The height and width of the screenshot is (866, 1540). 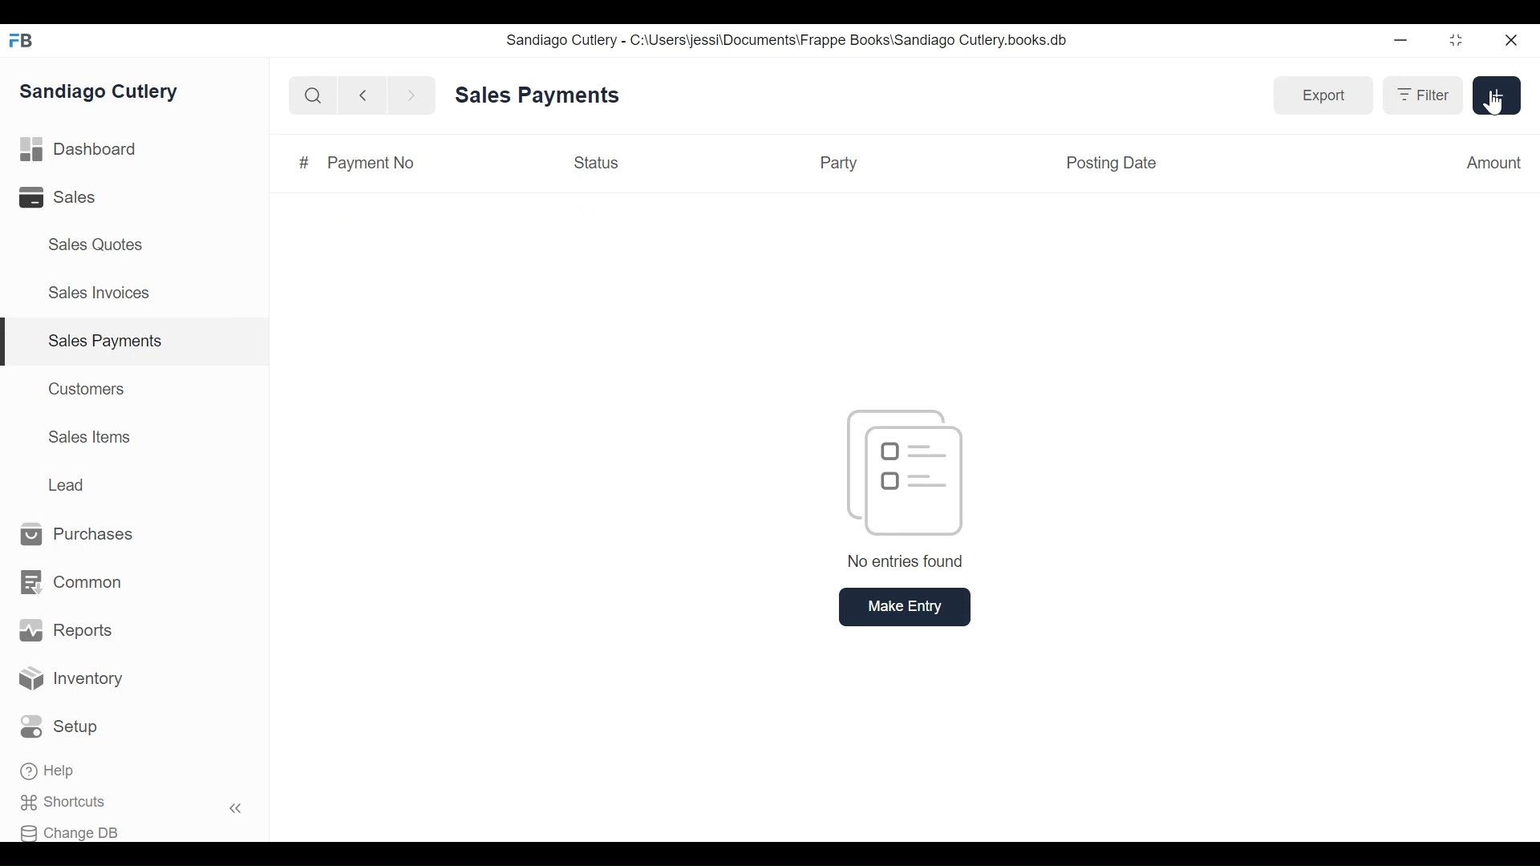 I want to click on Payment No, so click(x=374, y=164).